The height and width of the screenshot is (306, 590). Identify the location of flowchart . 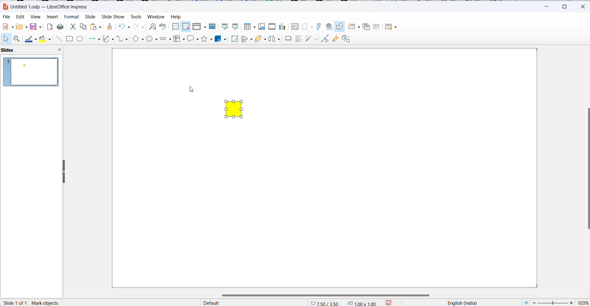
(179, 39).